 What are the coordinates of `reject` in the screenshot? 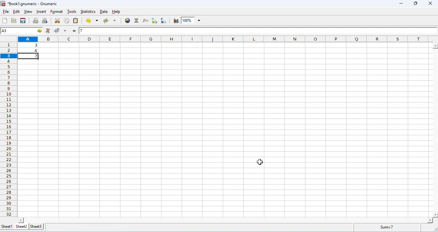 It's located at (48, 31).